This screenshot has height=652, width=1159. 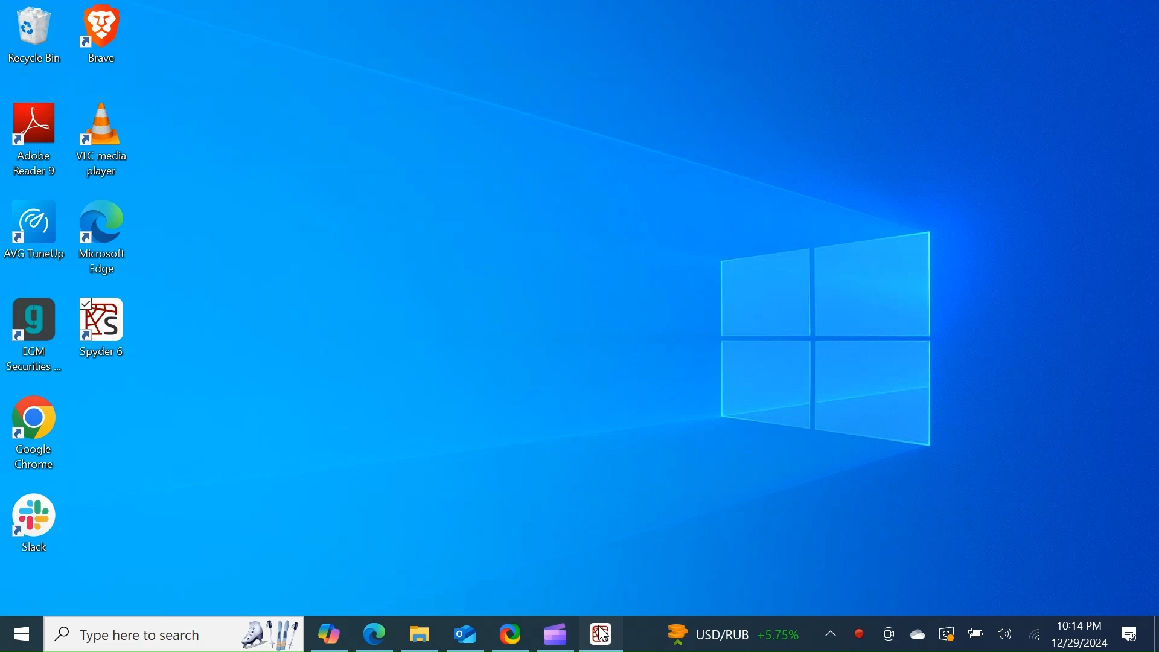 I want to click on OneDrive, so click(x=916, y=632).